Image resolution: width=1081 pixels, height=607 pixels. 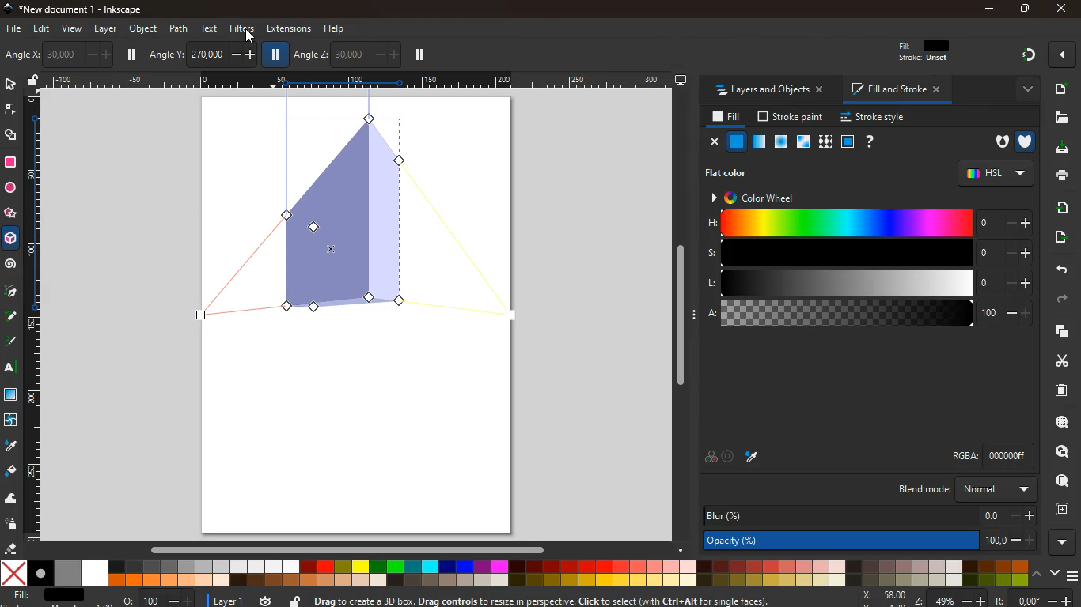 I want to click on zoom, so click(x=889, y=598).